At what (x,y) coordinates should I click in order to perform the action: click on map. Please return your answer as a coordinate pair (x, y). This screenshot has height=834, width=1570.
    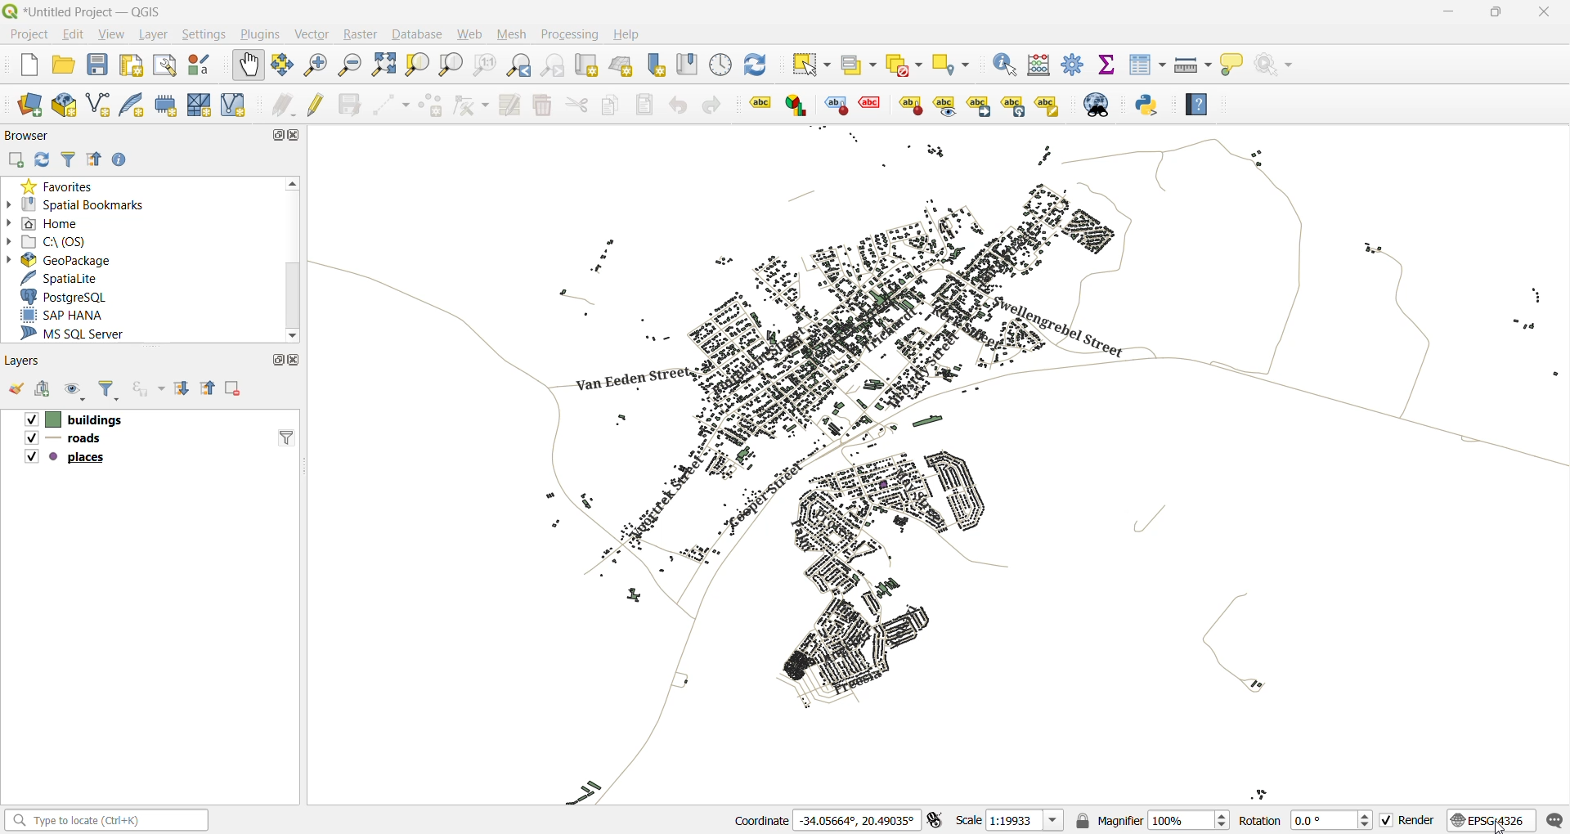
    Looking at the image, I should click on (949, 464).